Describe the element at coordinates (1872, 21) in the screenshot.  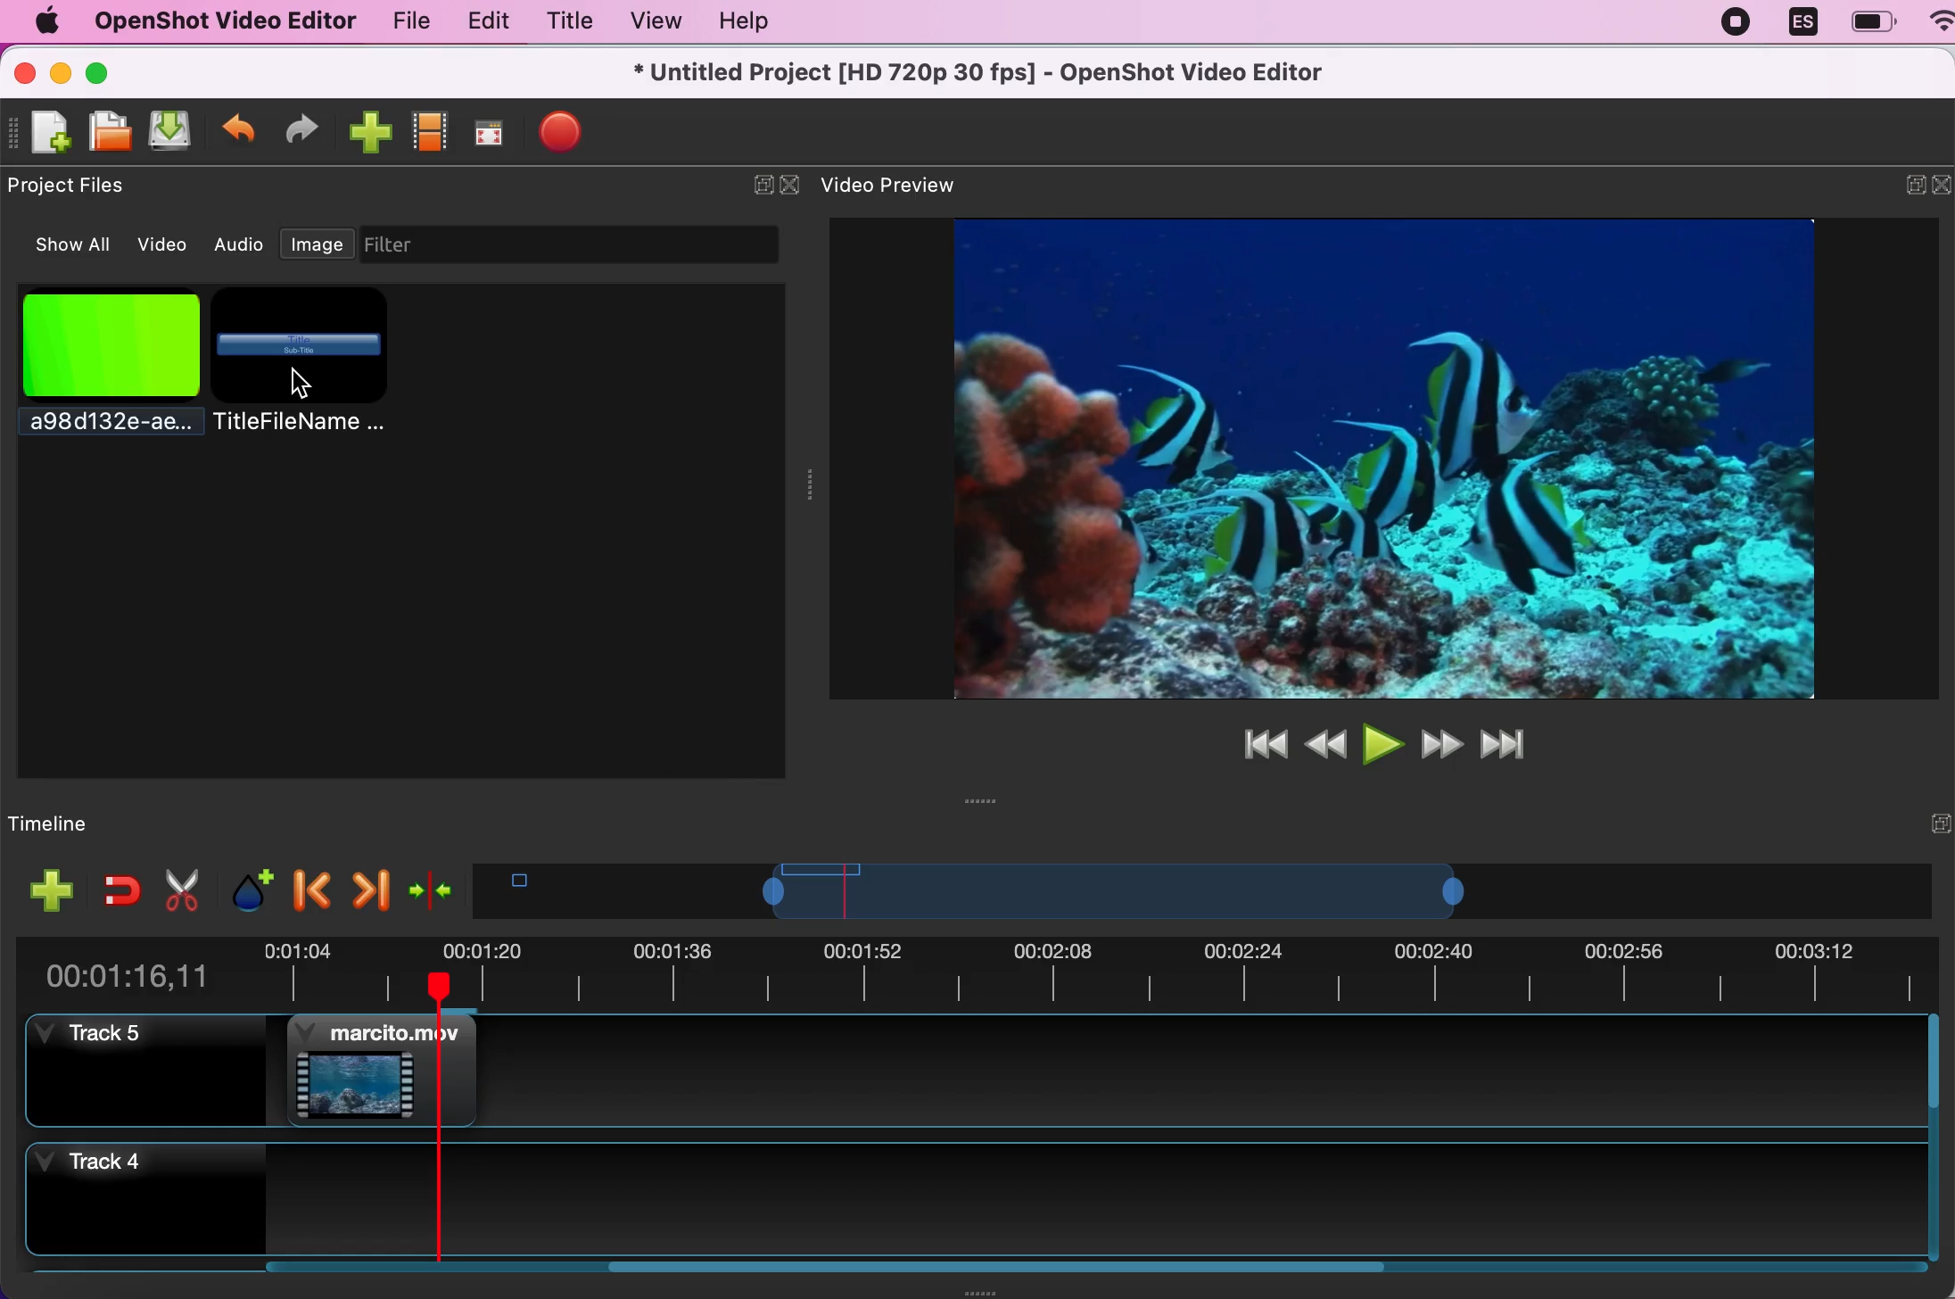
I see `battery` at that location.